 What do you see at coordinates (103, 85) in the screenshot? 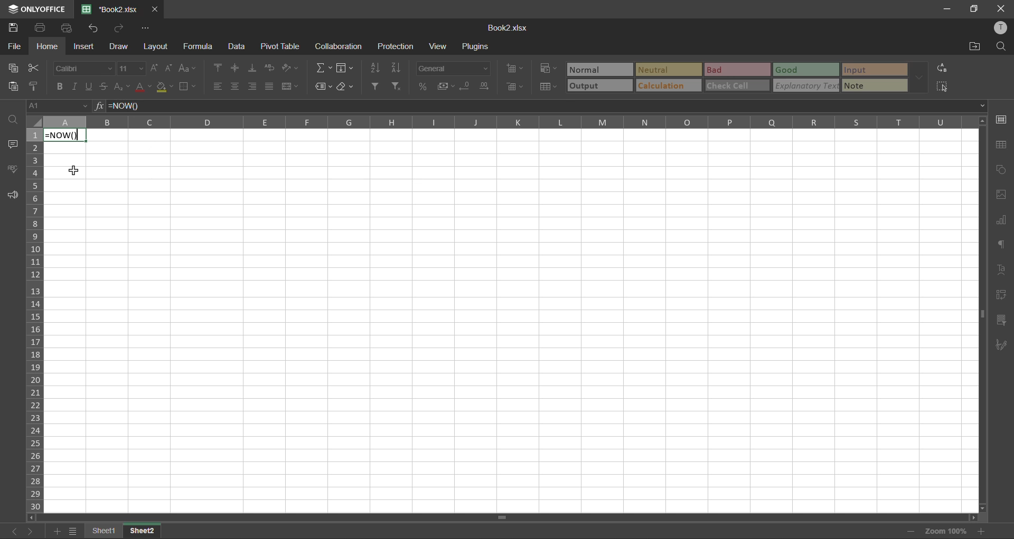
I see `strikethrough` at bounding box center [103, 85].